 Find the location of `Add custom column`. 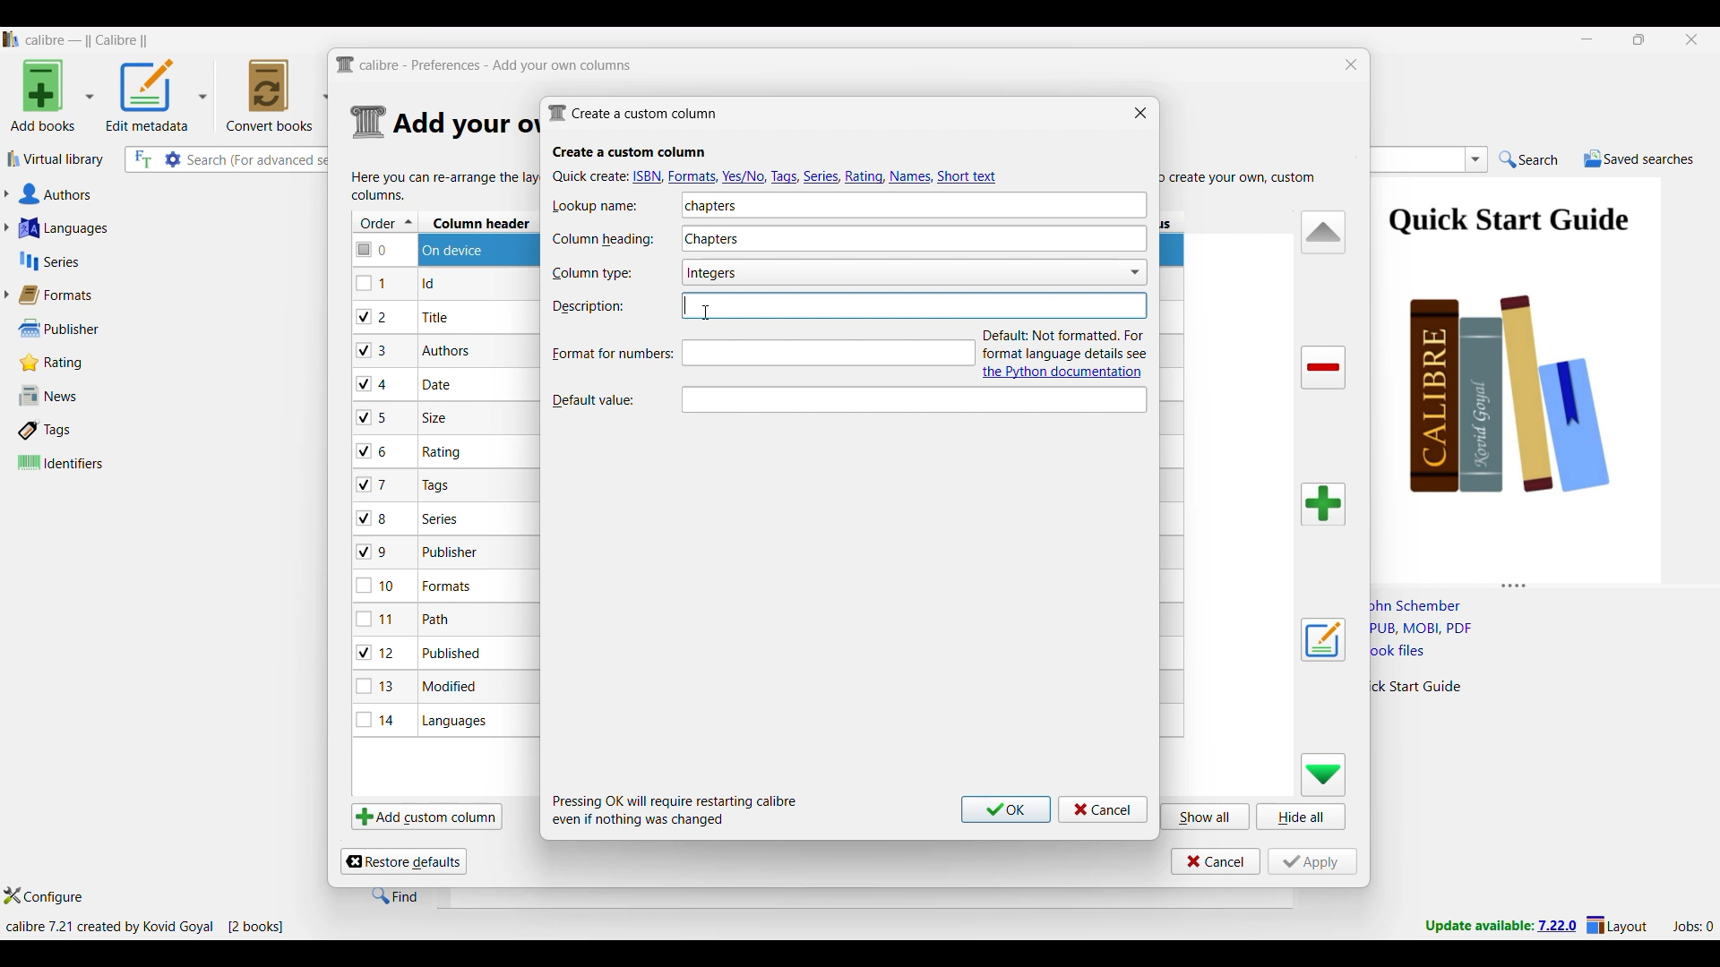

Add custom column is located at coordinates (426, 816).